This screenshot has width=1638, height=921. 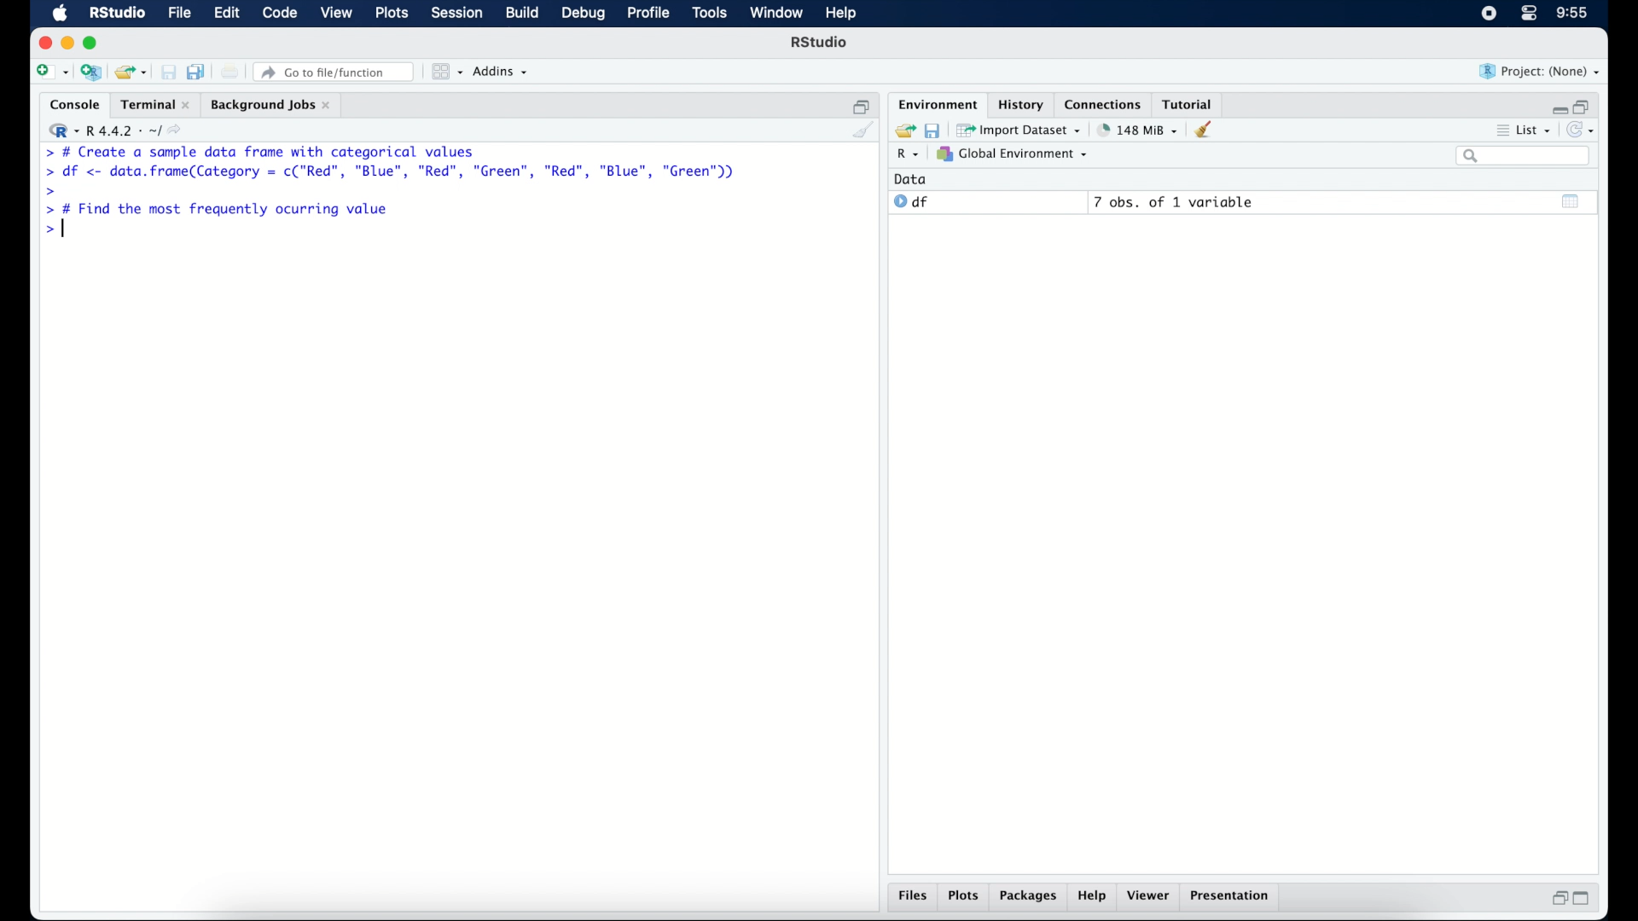 What do you see at coordinates (1540, 71) in the screenshot?
I see `project (none)` at bounding box center [1540, 71].